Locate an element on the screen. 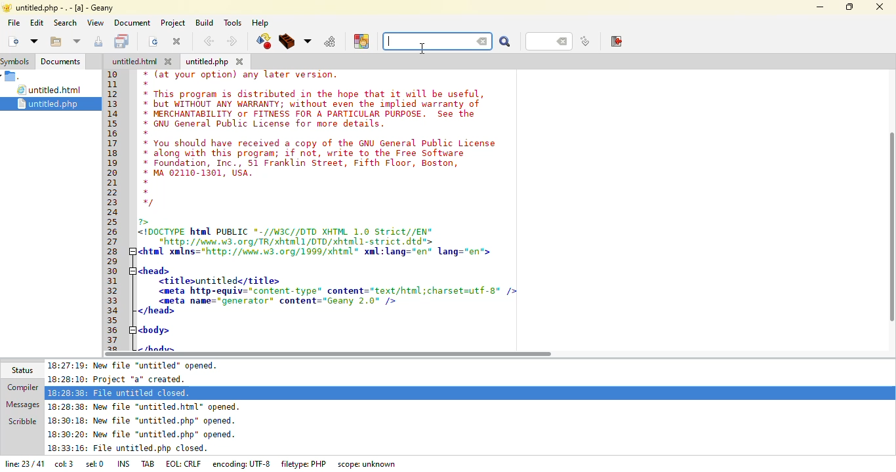 The height and width of the screenshot is (472, 896). 18:30:18: new file "untitled.php" opened. is located at coordinates (142, 422).